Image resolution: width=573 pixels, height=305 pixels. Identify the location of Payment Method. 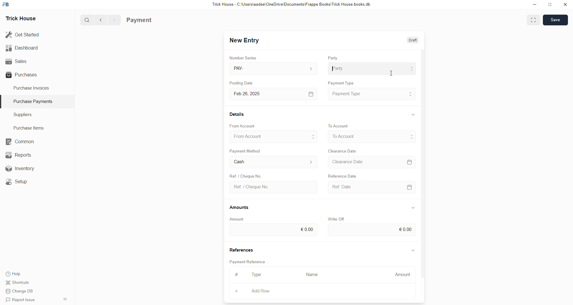
(246, 151).